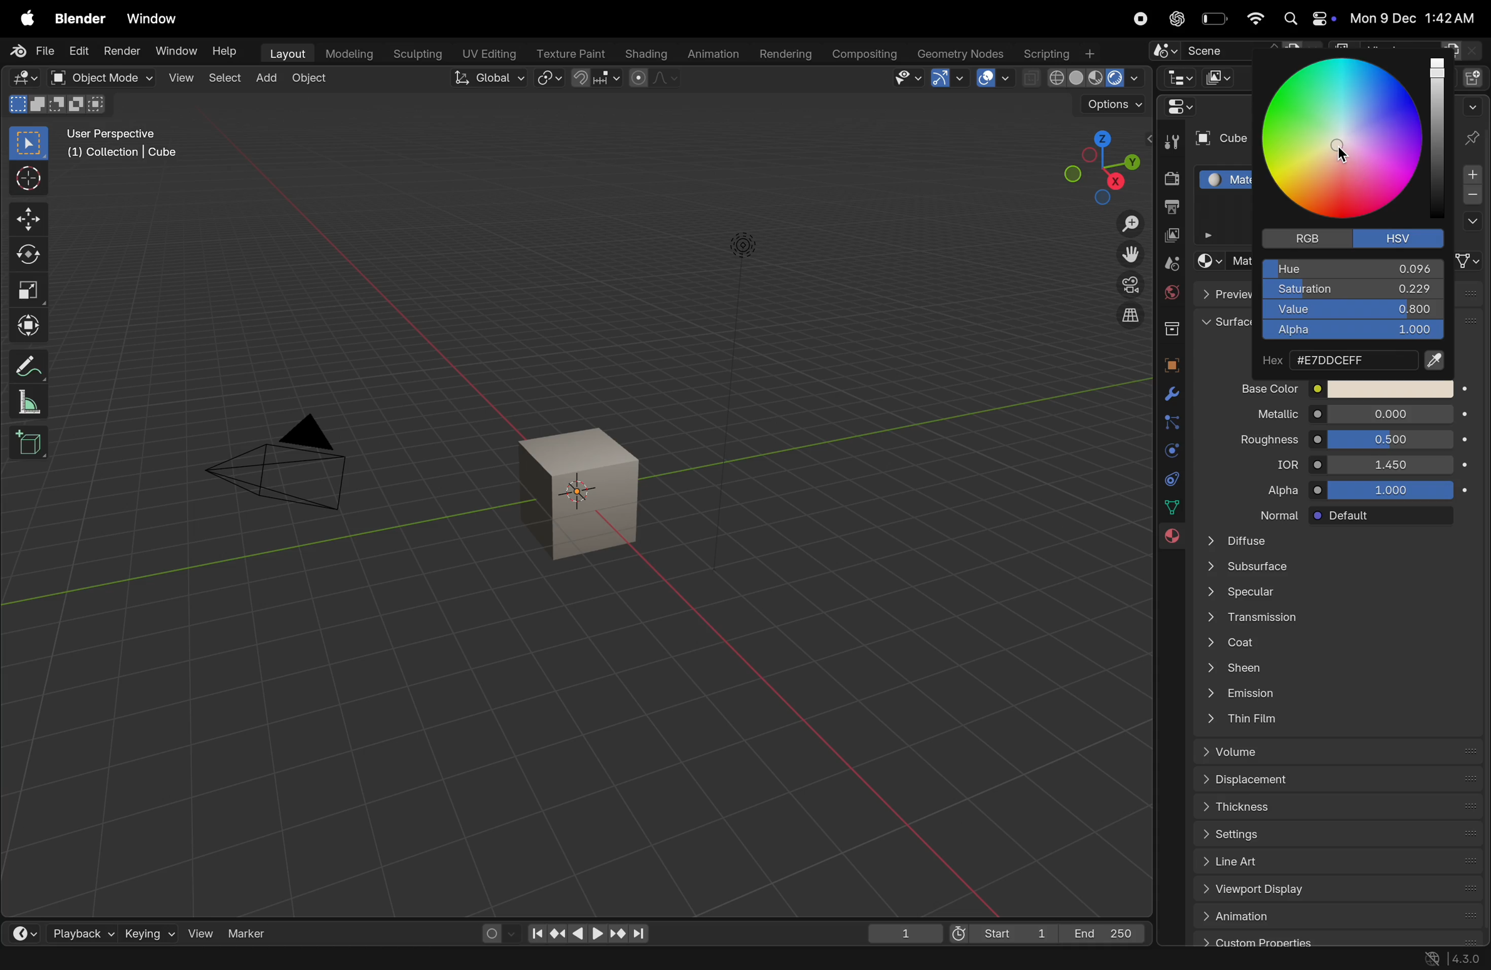  What do you see at coordinates (1171, 395) in the screenshot?
I see `modifiers` at bounding box center [1171, 395].